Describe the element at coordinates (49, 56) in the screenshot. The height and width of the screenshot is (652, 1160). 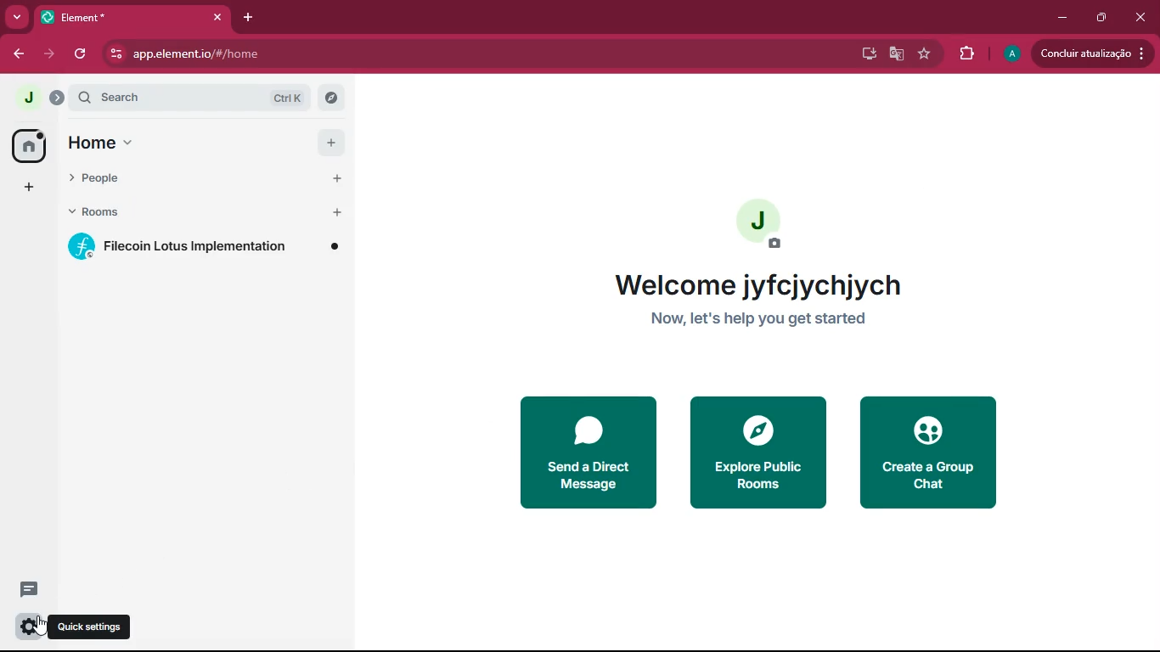
I see `forward` at that location.